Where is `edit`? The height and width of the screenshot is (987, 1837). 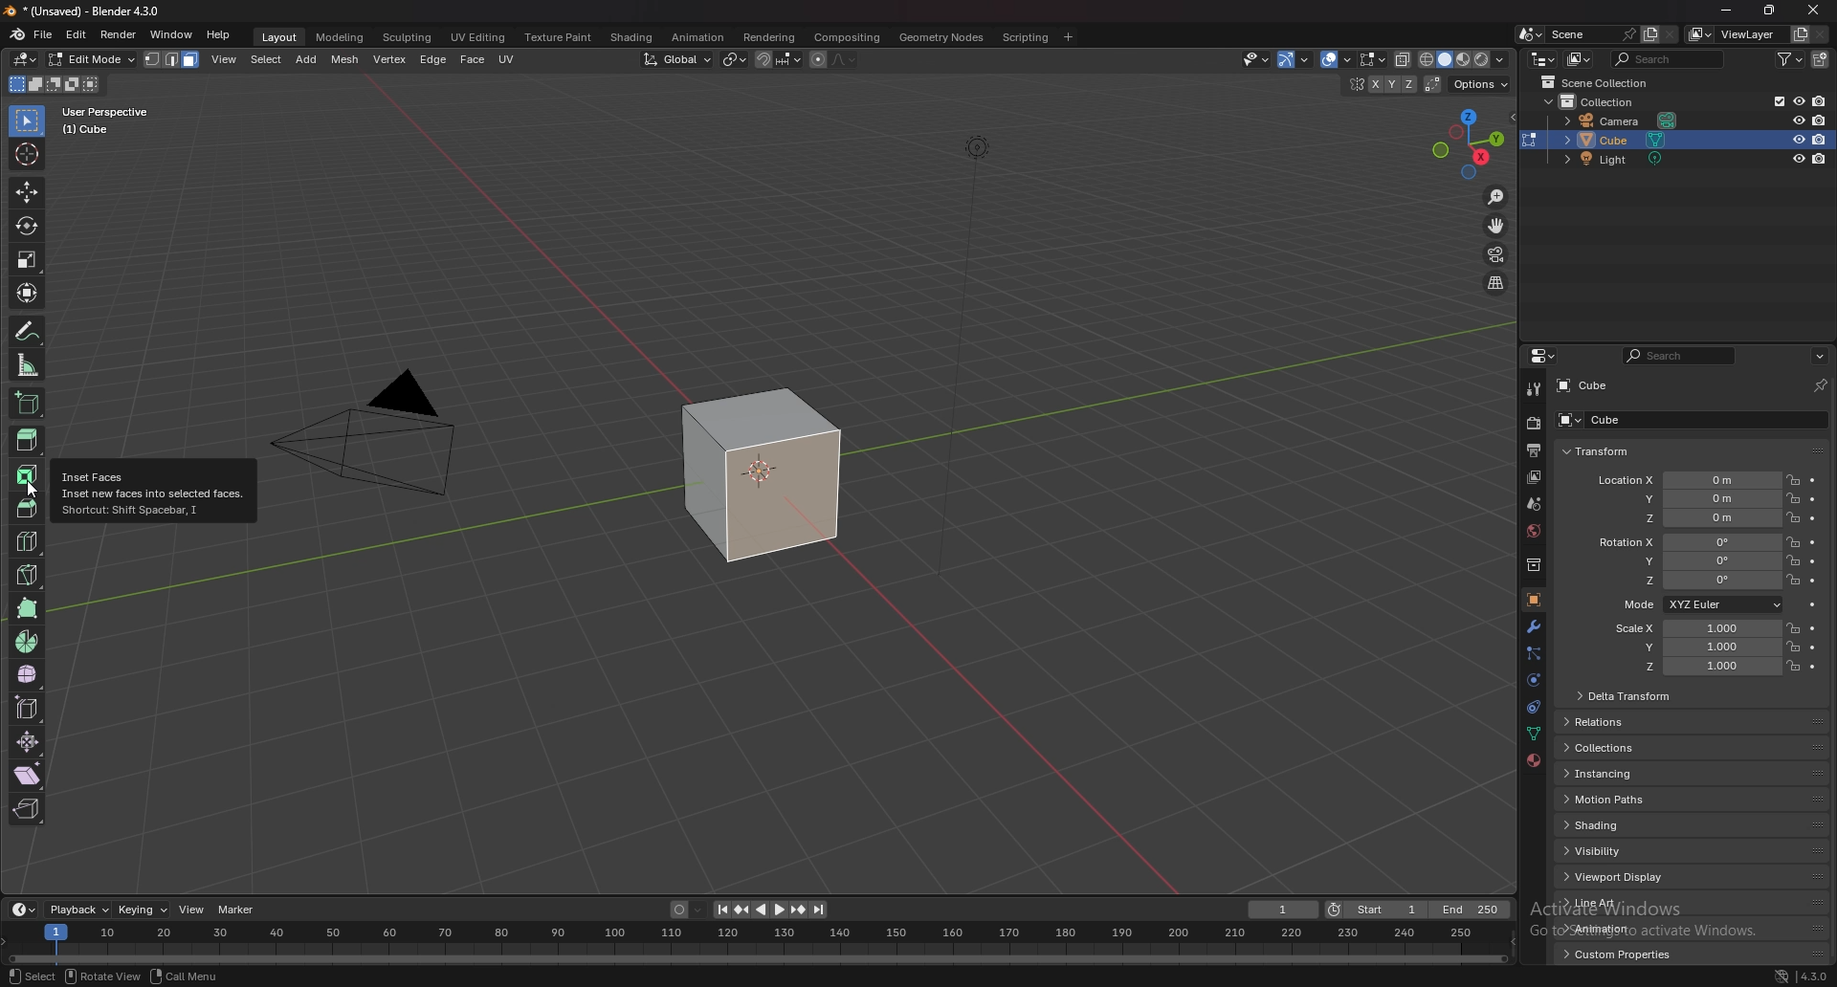 edit is located at coordinates (77, 34).